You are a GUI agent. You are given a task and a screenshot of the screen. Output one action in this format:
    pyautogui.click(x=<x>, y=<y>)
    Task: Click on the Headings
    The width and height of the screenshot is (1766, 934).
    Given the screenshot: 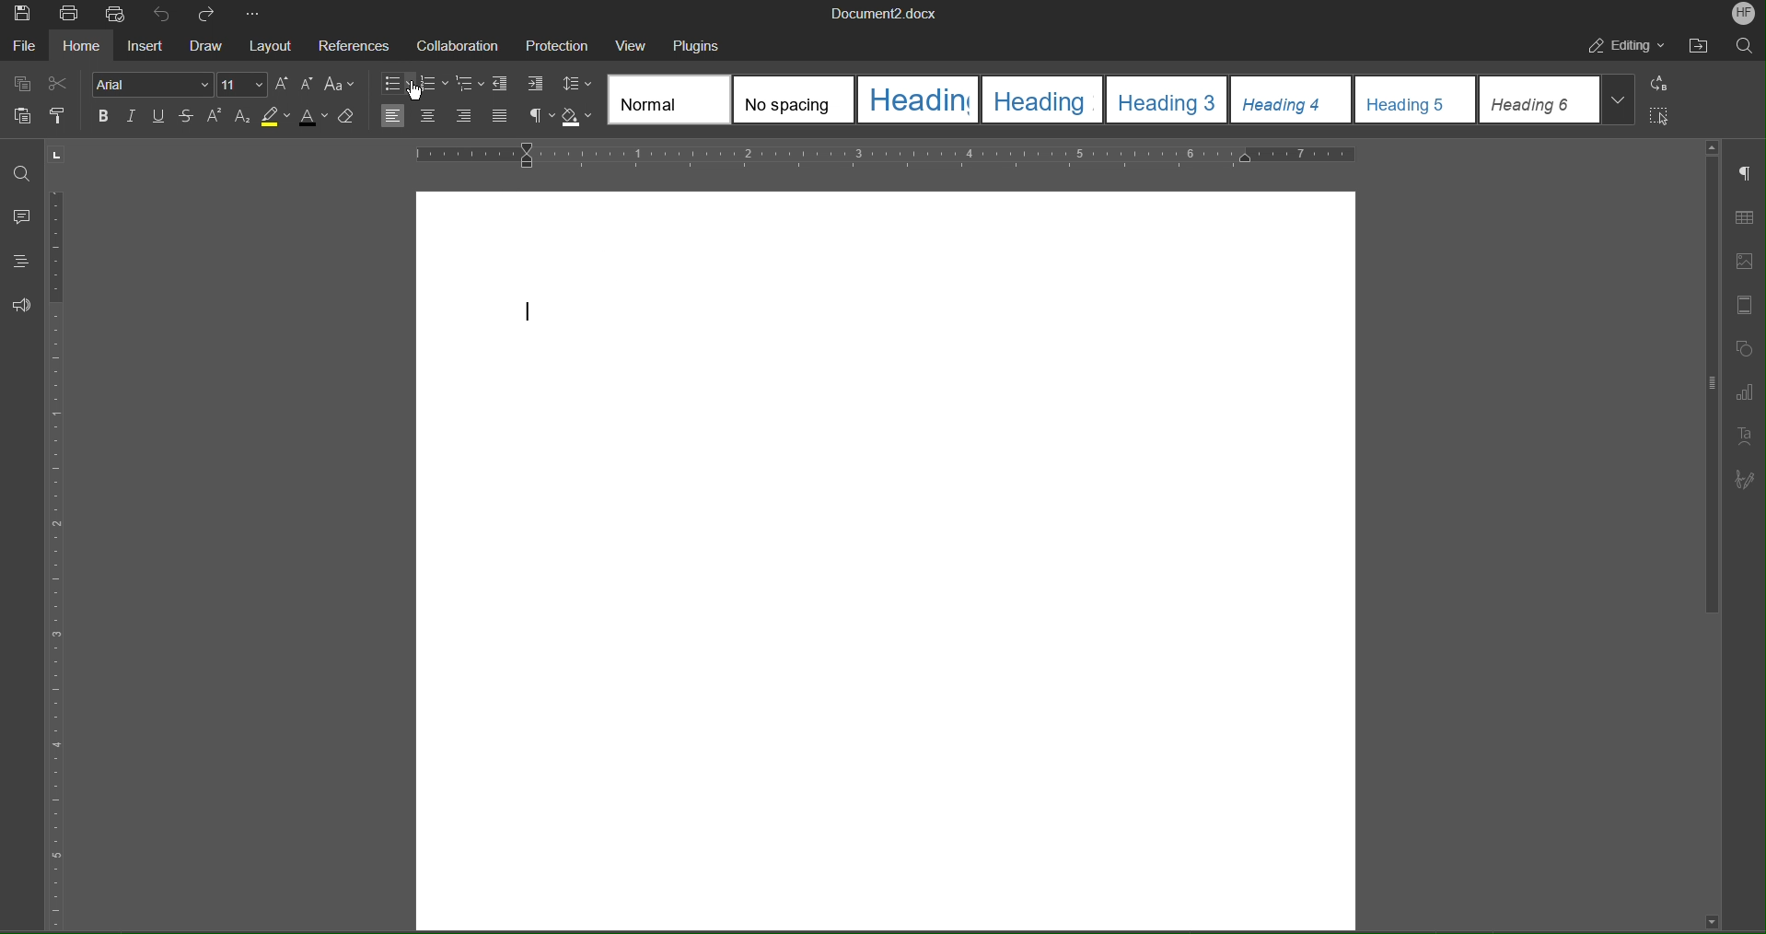 What is the action you would take?
    pyautogui.click(x=21, y=260)
    